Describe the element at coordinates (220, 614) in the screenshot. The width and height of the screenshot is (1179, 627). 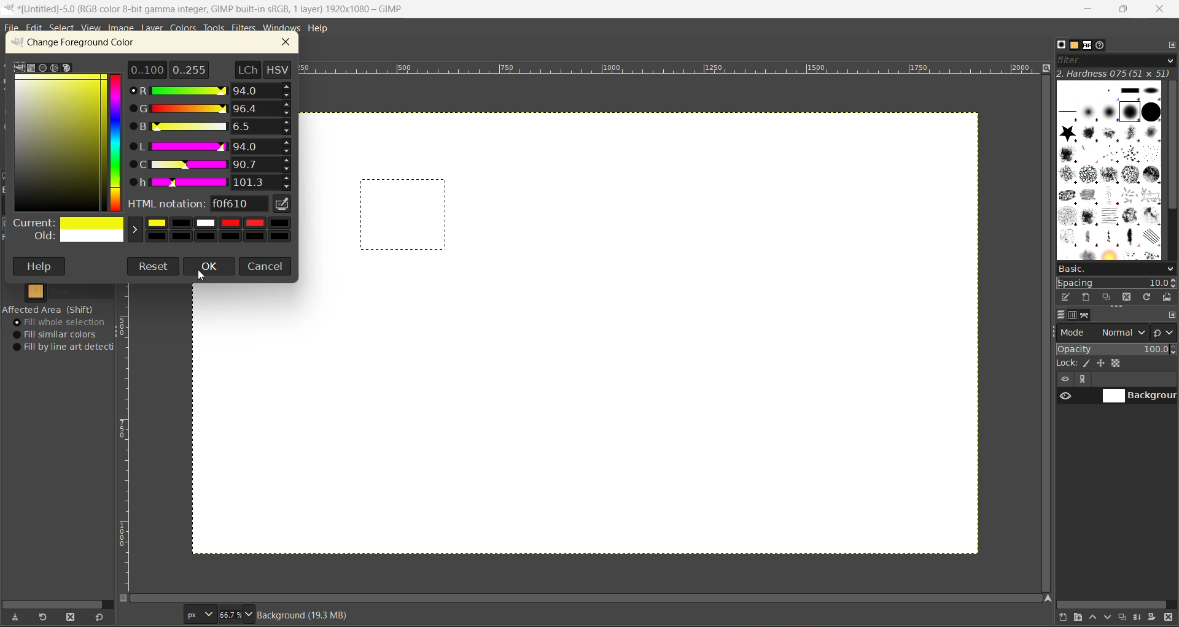
I see `font size` at that location.